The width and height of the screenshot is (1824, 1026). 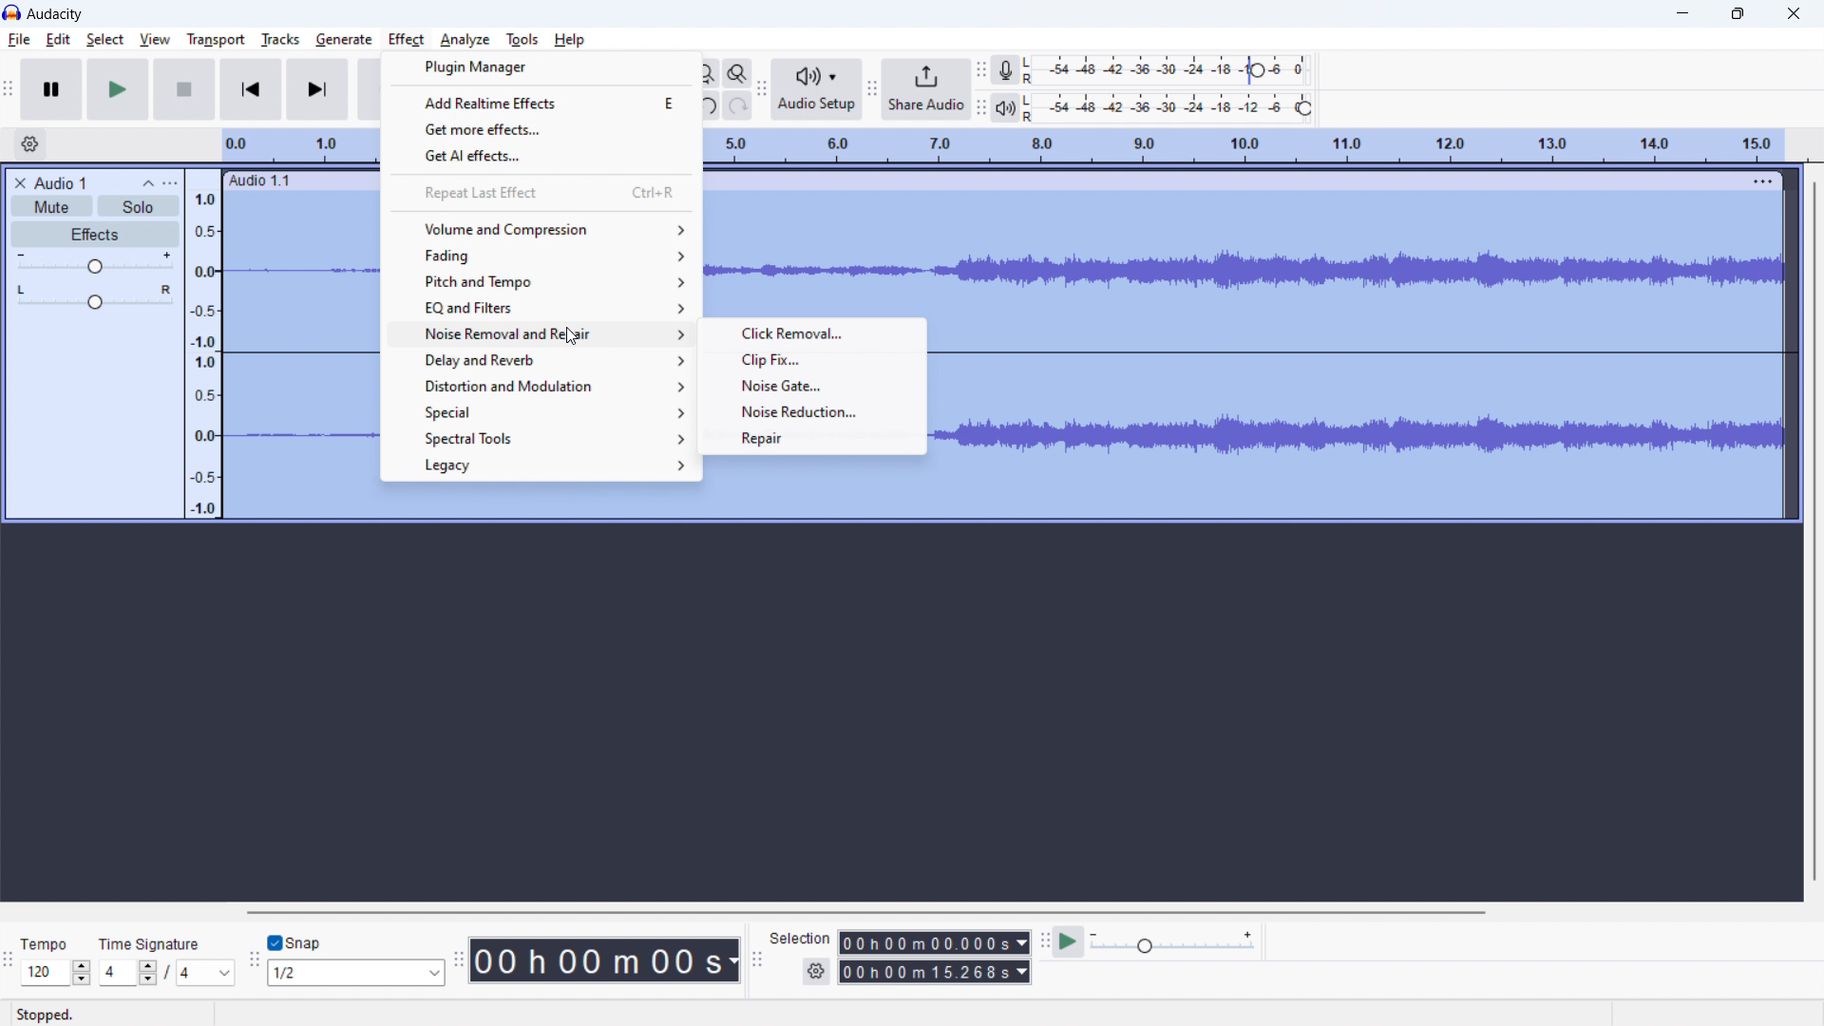 I want to click on pause, so click(x=51, y=90).